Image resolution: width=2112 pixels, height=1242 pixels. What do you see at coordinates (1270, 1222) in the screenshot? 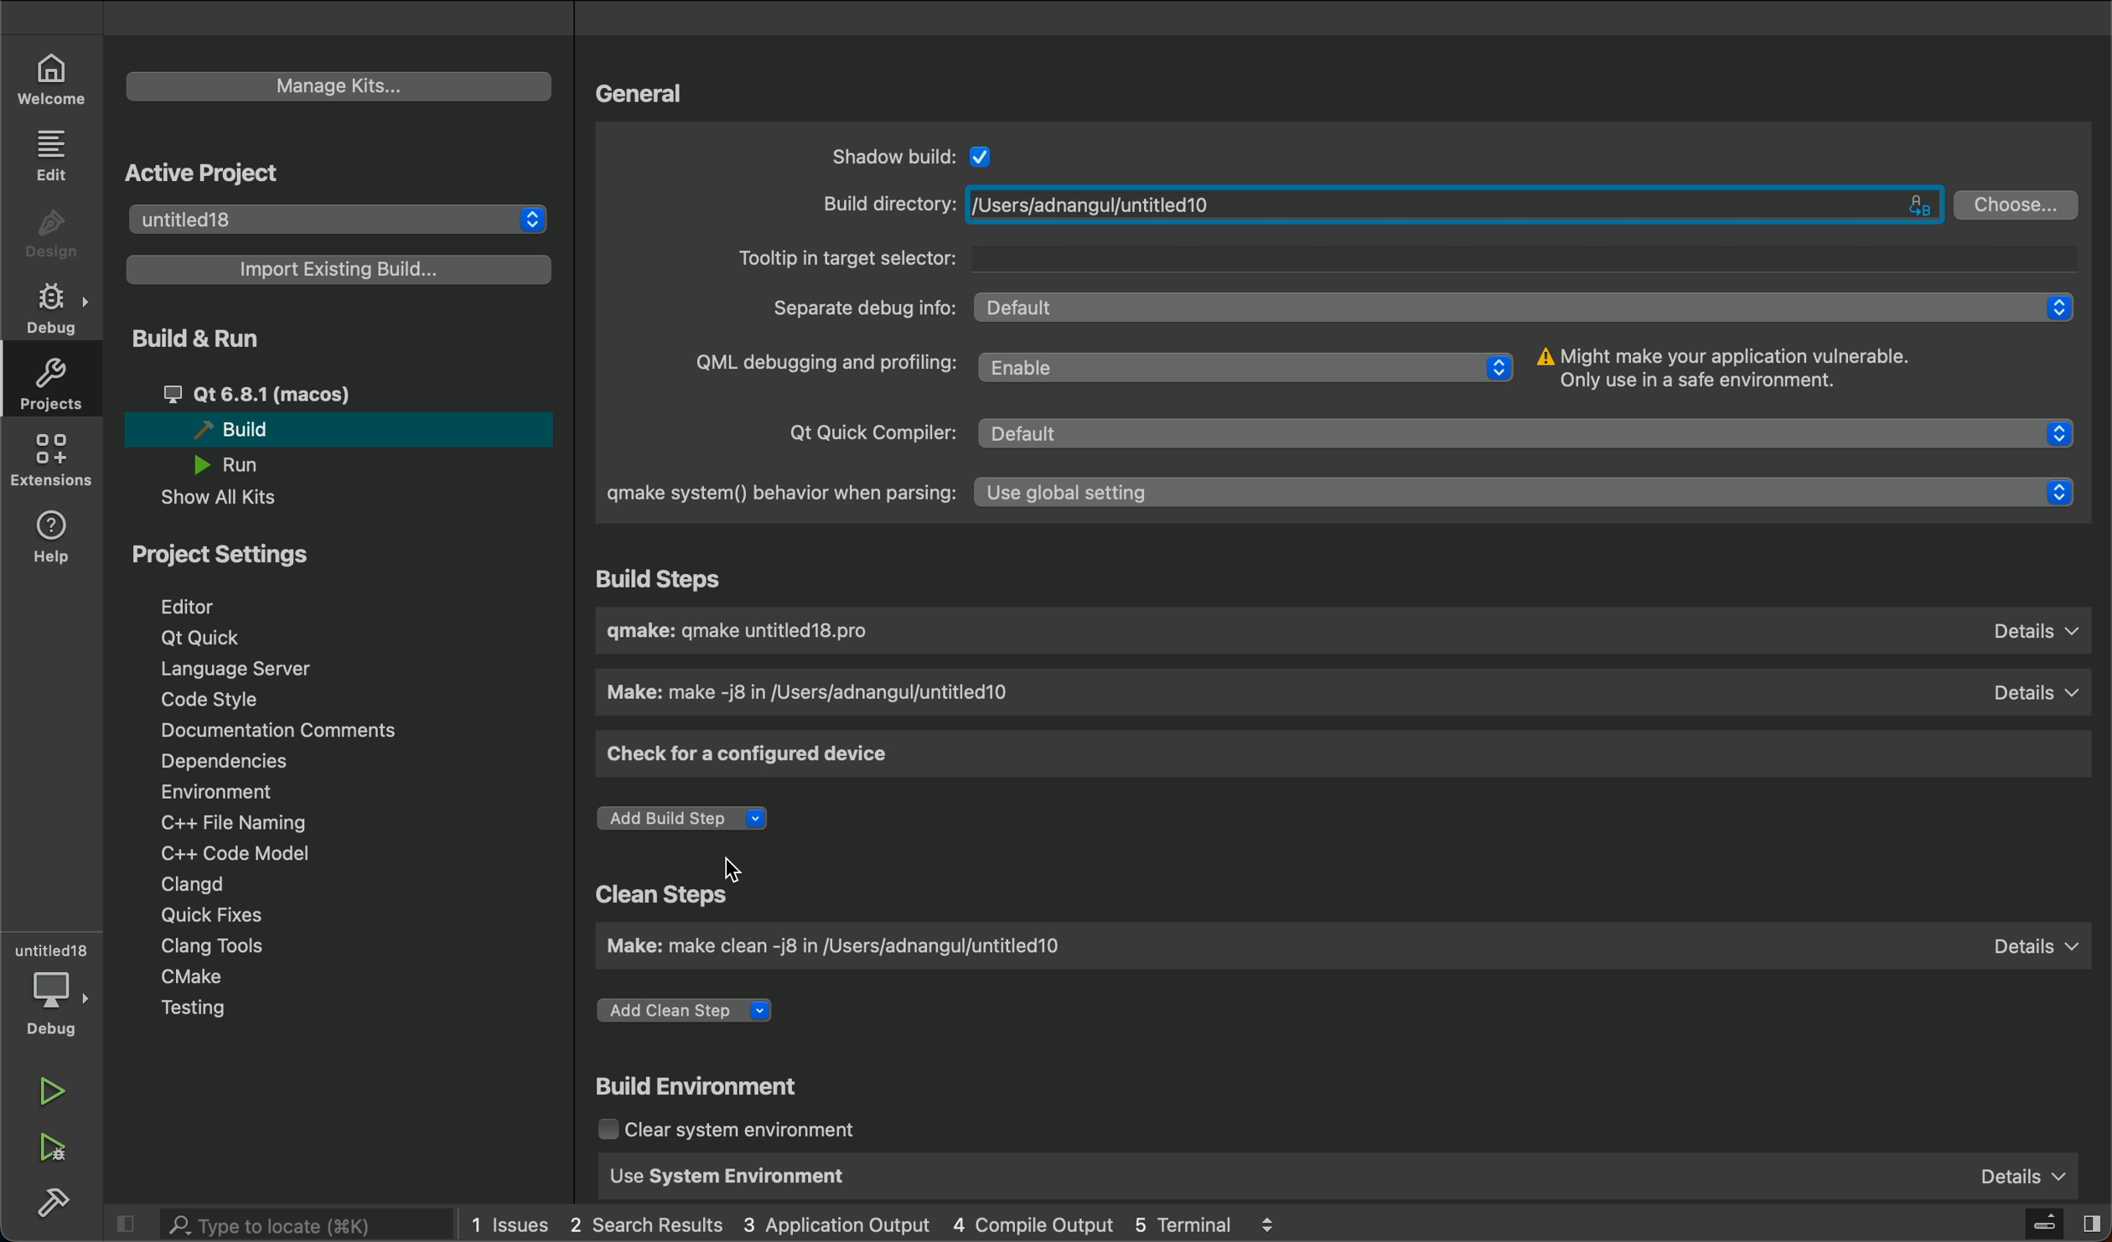
I see `logs` at bounding box center [1270, 1222].